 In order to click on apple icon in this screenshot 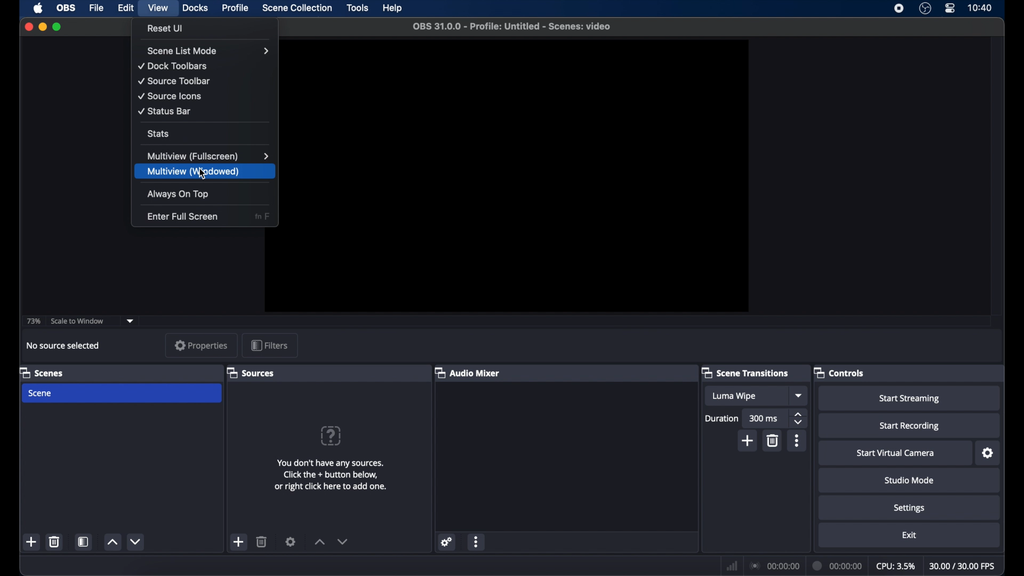, I will do `click(38, 8)`.